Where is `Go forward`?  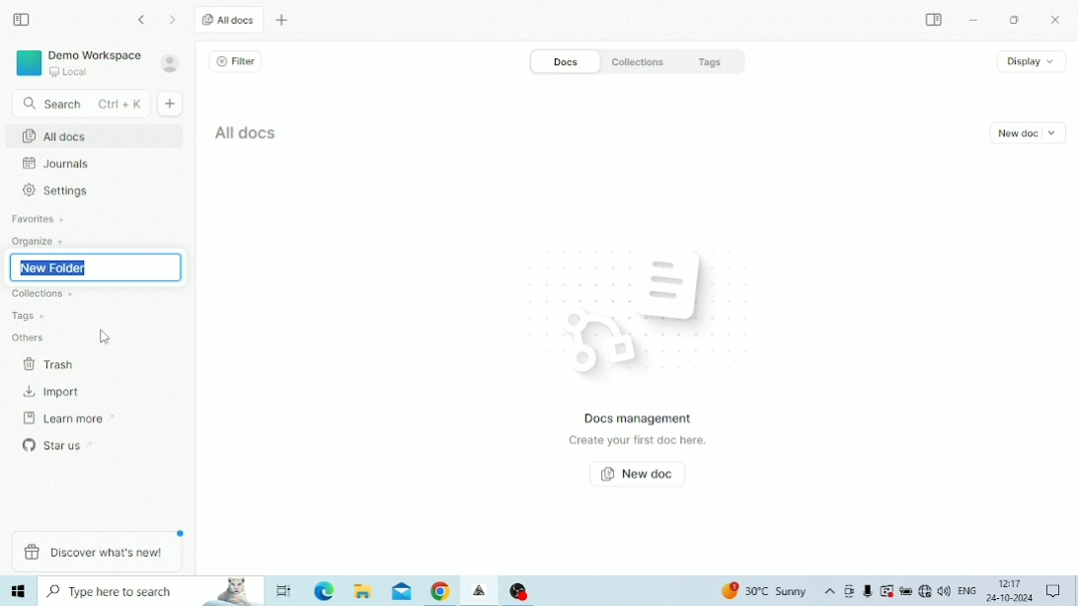 Go forward is located at coordinates (174, 20).